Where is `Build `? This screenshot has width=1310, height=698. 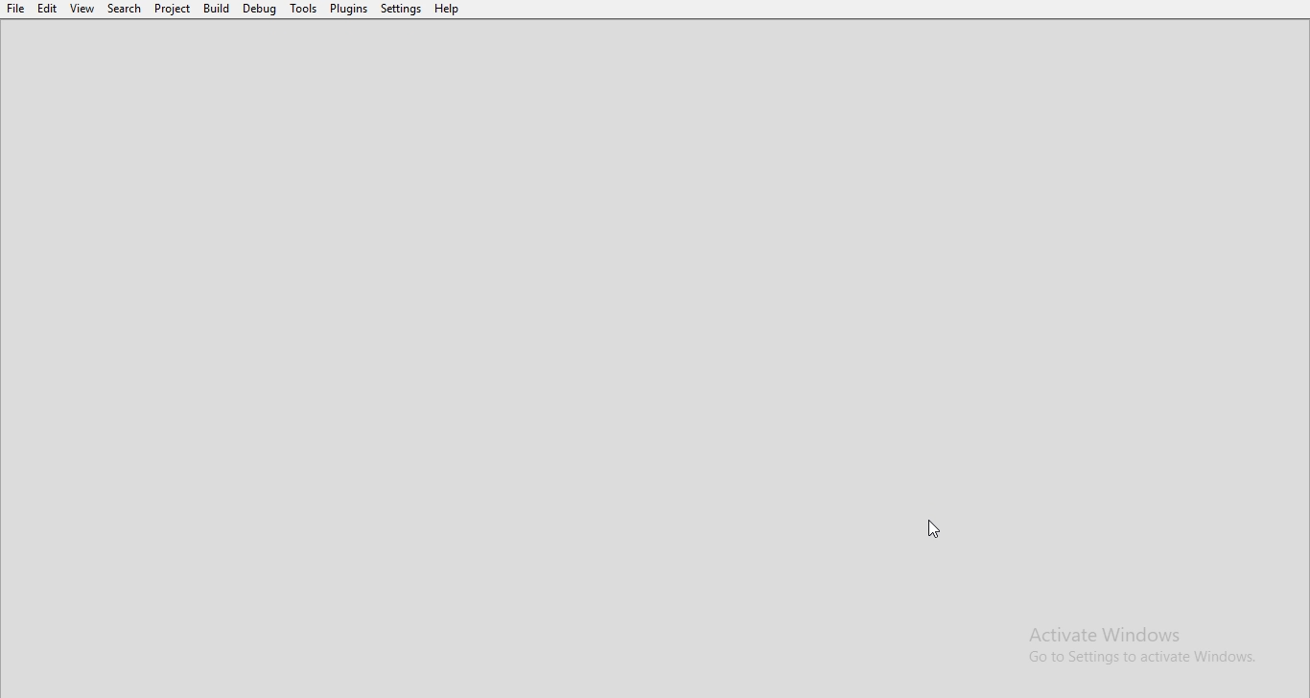 Build  is located at coordinates (216, 10).